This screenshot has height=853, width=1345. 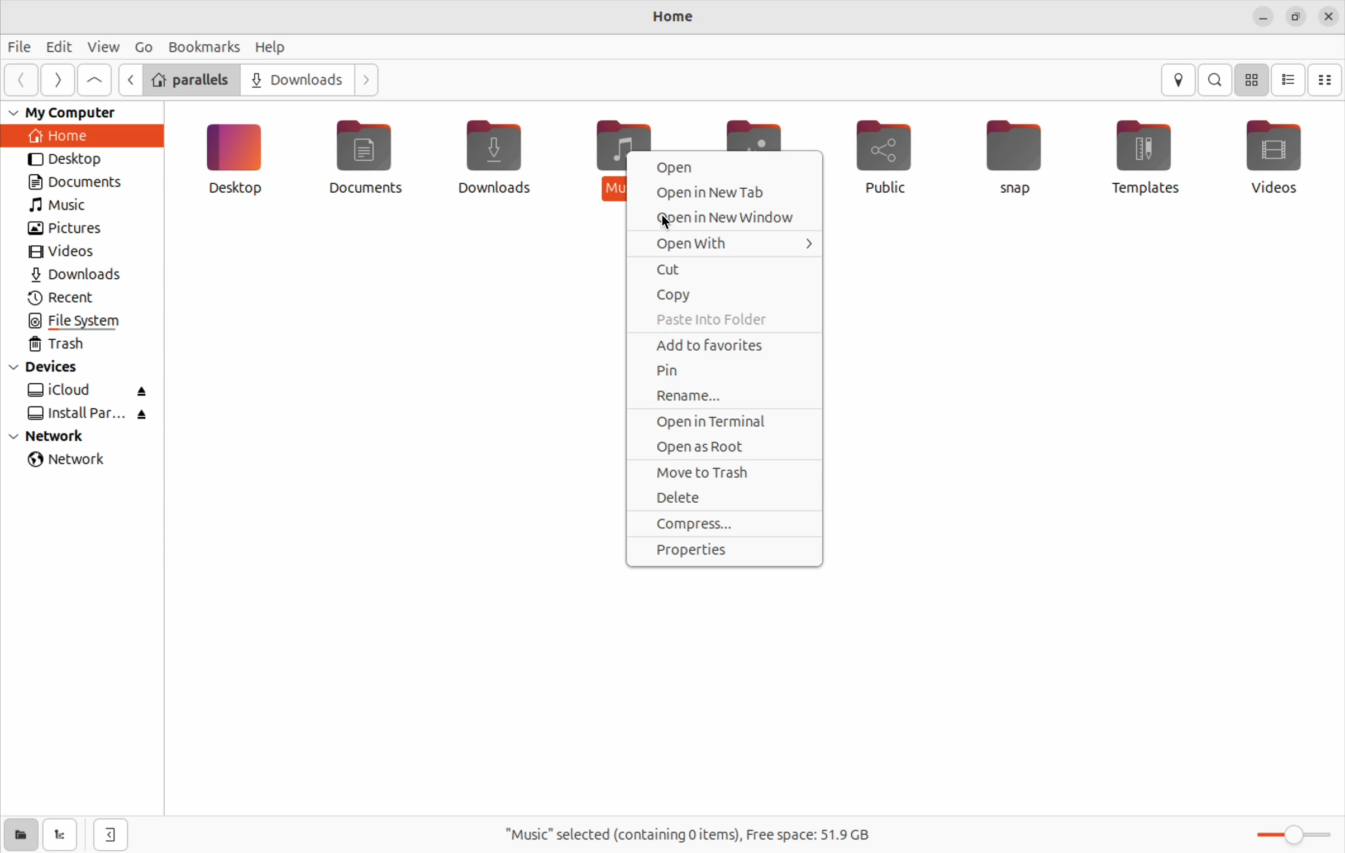 I want to click on move to trash, so click(x=722, y=472).